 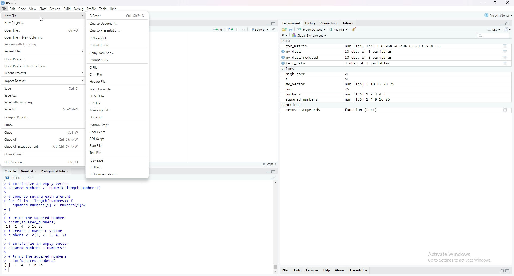 What do you see at coordinates (270, 164) in the screenshot?
I see `R Script` at bounding box center [270, 164].